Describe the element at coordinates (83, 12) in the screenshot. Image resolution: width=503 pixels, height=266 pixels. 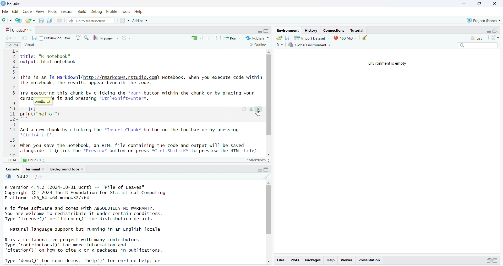
I see `build` at that location.